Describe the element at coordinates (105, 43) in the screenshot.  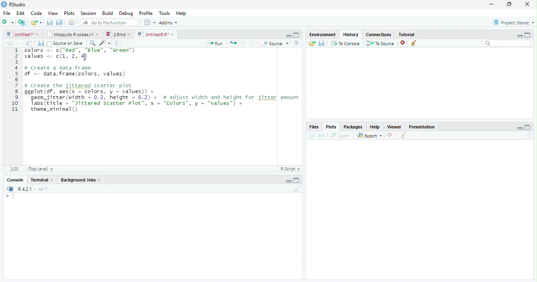
I see `Code tools` at that location.